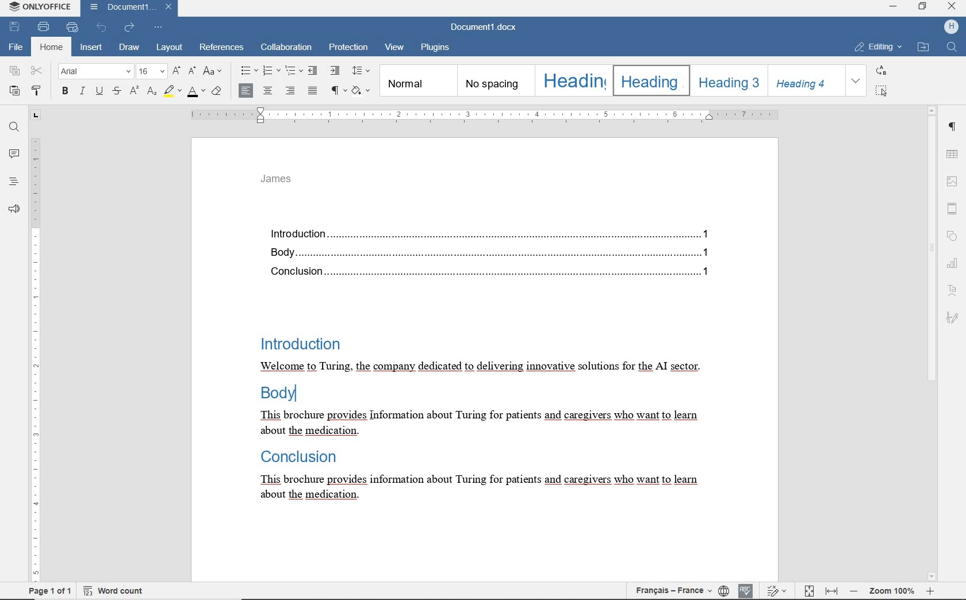  I want to click on MINIMIZE, so click(894, 6).